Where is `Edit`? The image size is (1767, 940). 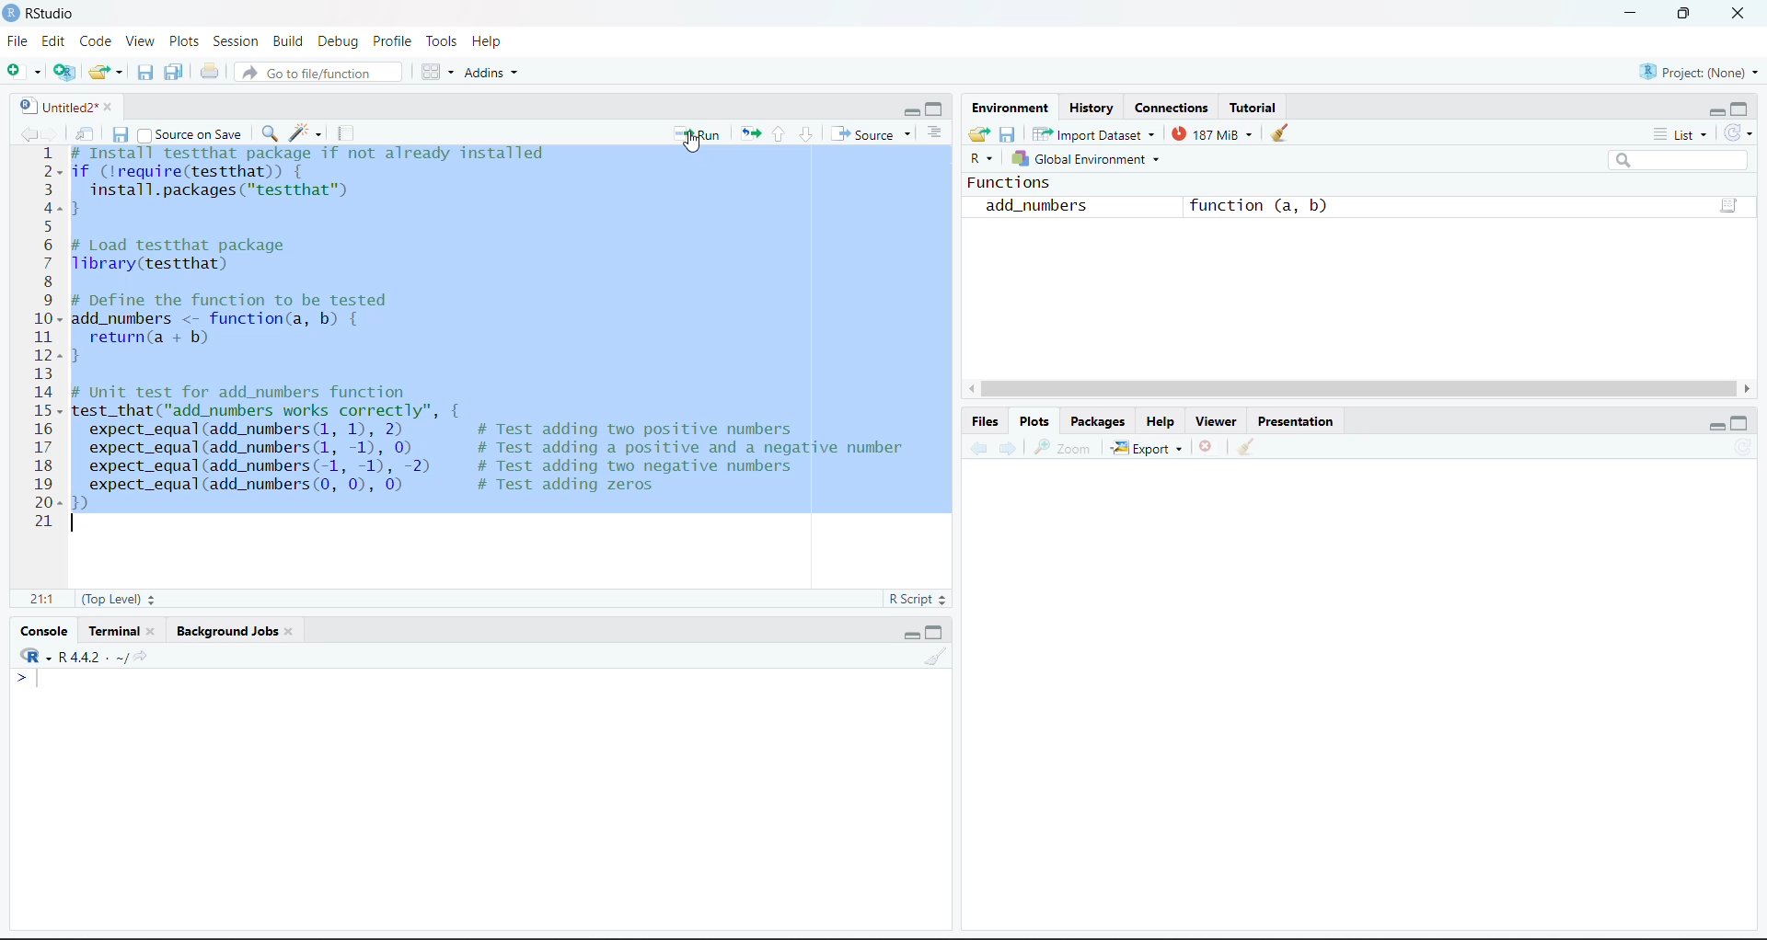
Edit is located at coordinates (55, 39).